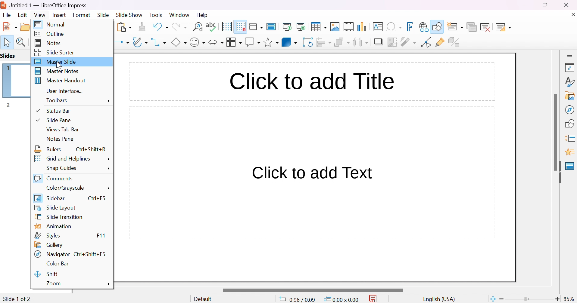  Describe the element at coordinates (426, 42) in the screenshot. I see `toggle point edit mode` at that location.